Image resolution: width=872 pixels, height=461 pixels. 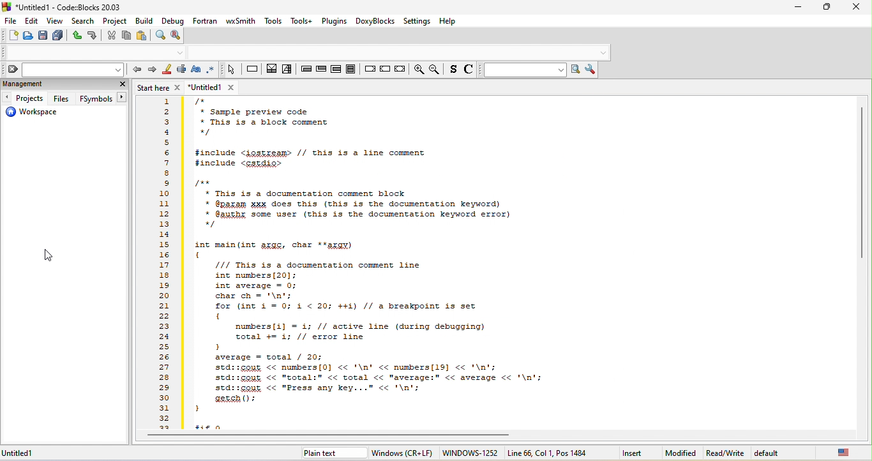 I want to click on entry, so click(x=306, y=71).